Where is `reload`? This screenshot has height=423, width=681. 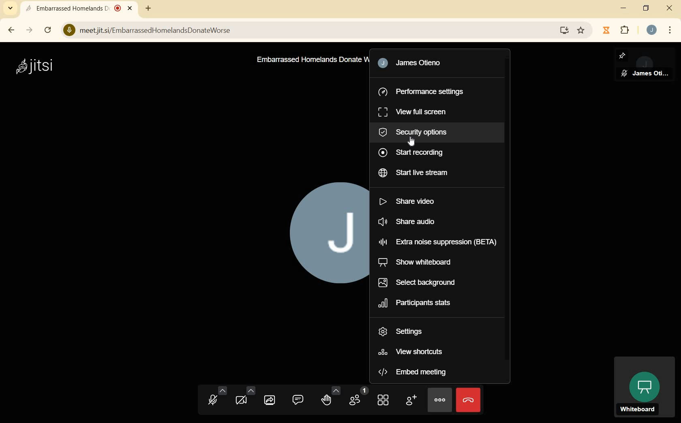 reload is located at coordinates (48, 30).